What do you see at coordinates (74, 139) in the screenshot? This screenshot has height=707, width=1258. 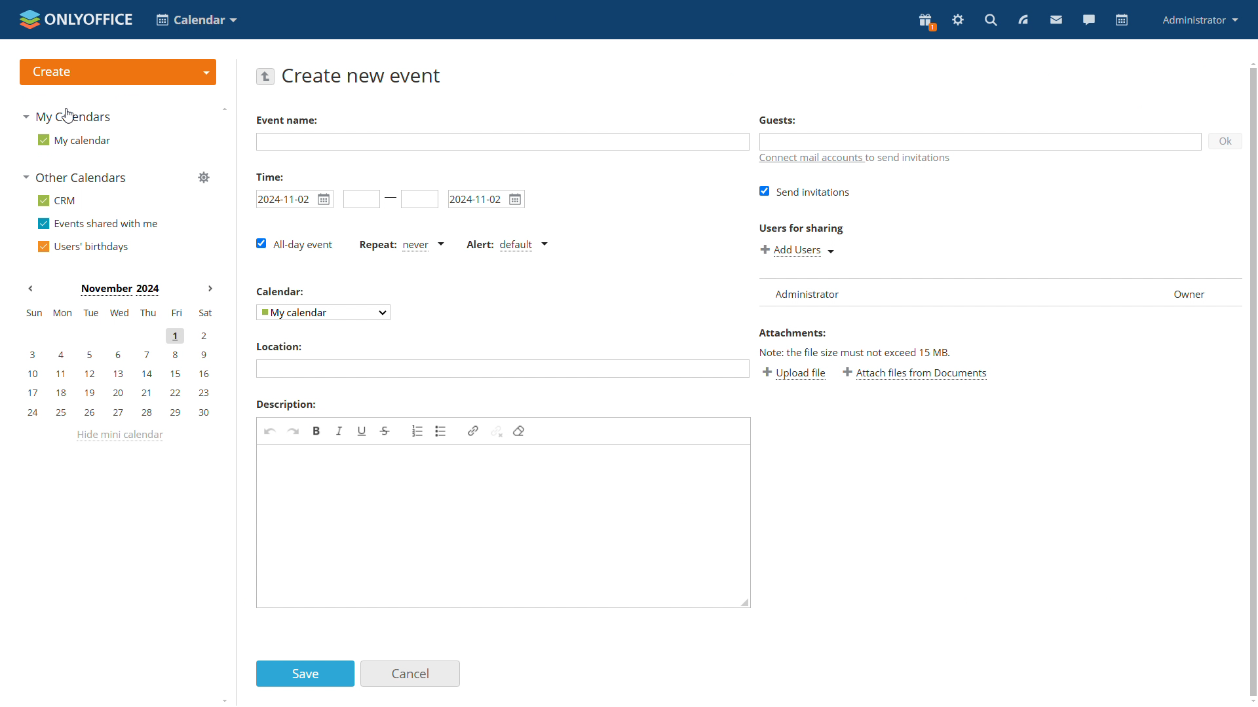 I see `my calendar` at bounding box center [74, 139].